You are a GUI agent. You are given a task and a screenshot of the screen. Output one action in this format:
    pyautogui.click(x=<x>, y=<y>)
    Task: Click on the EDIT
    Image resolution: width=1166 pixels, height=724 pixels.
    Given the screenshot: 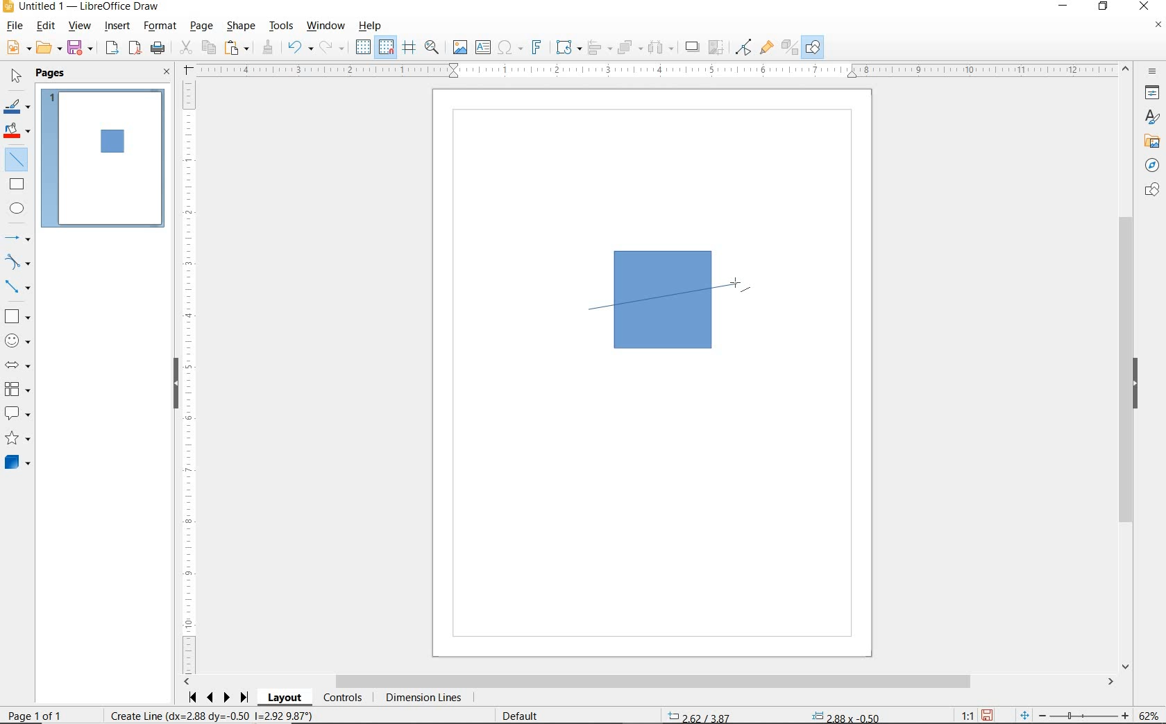 What is the action you would take?
    pyautogui.click(x=46, y=26)
    